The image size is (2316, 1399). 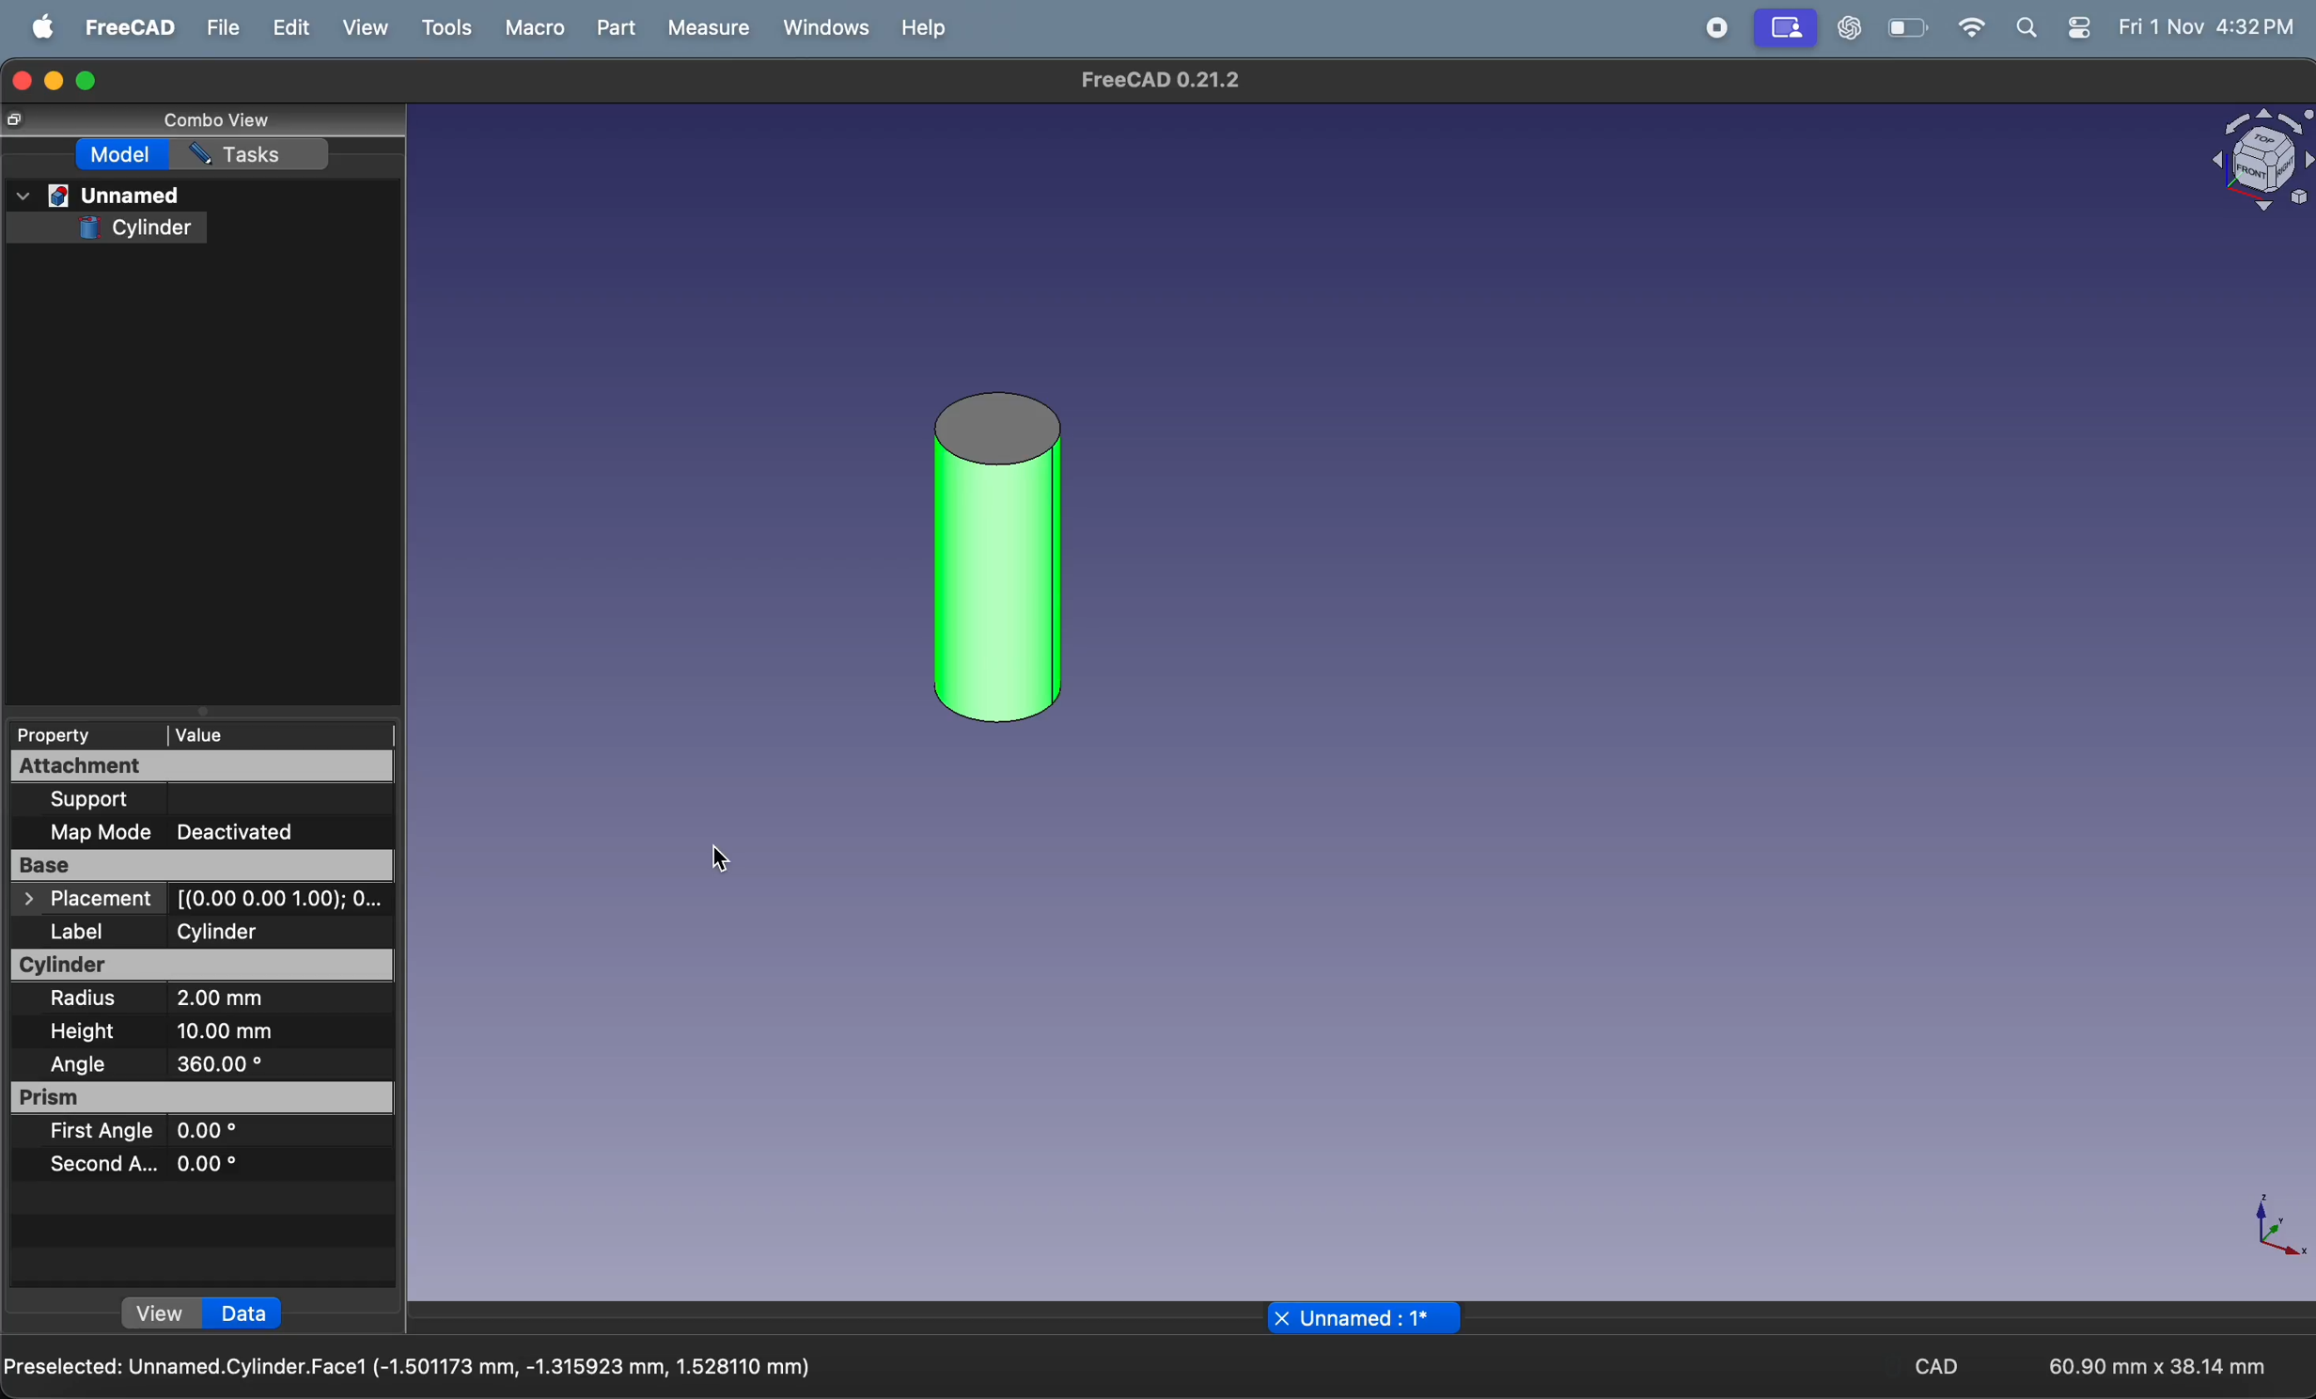 I want to click on apple menu, so click(x=35, y=26).